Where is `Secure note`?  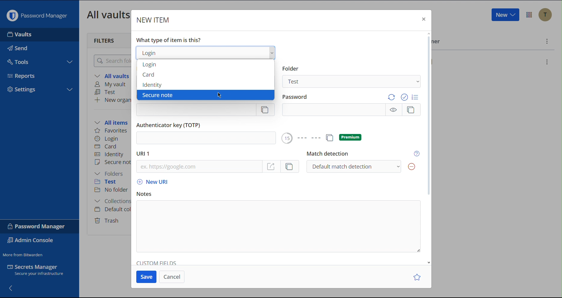 Secure note is located at coordinates (157, 95).